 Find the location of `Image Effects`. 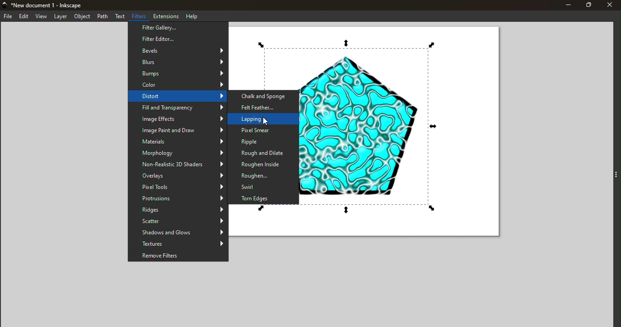

Image Effects is located at coordinates (178, 119).